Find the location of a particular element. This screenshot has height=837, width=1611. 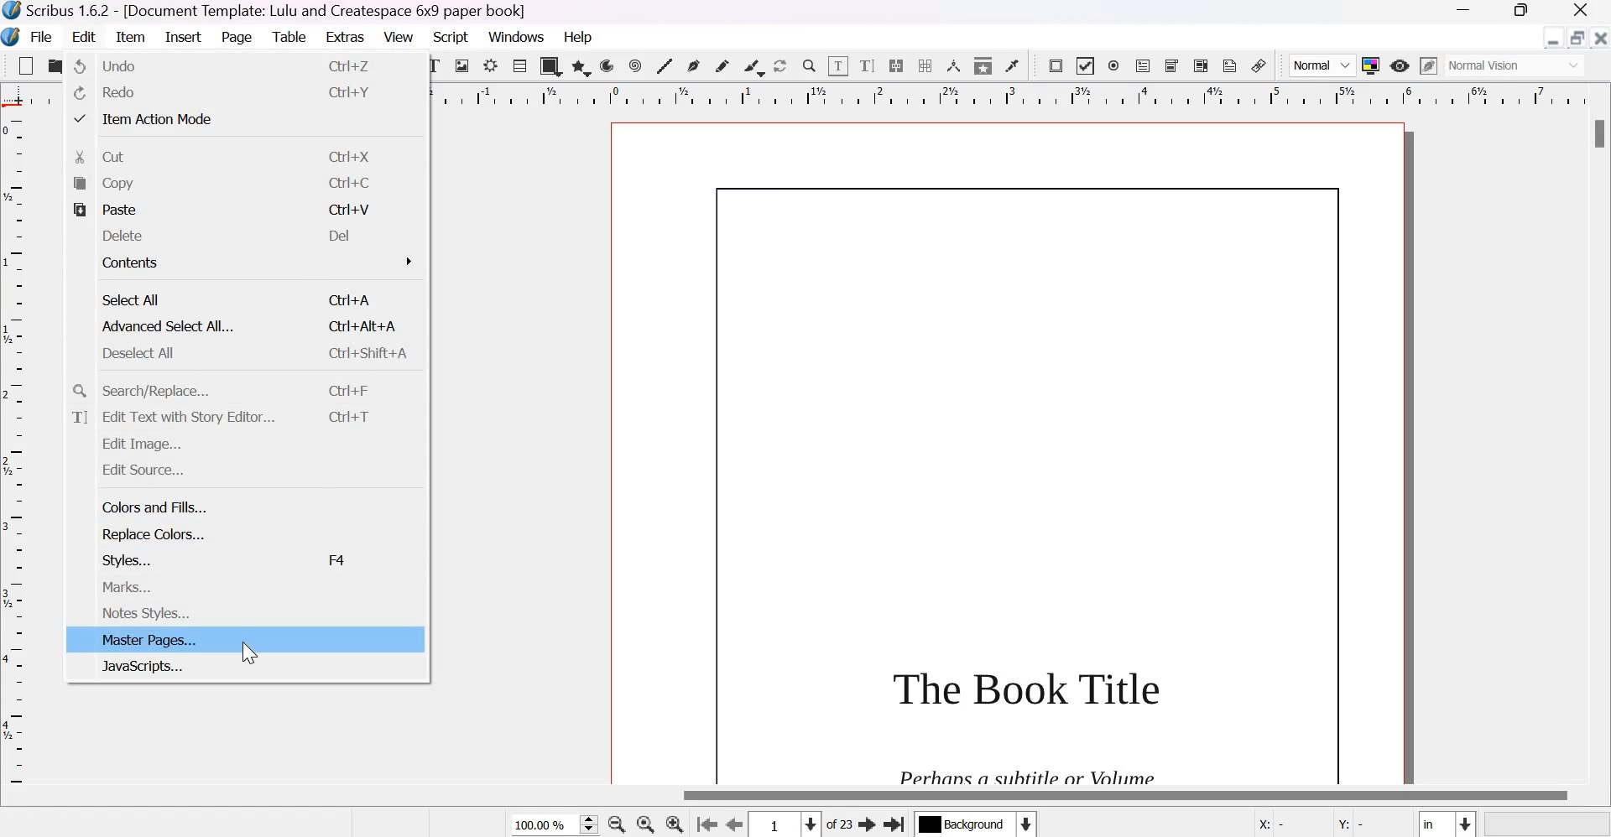

Preview Mode is located at coordinates (1400, 65).